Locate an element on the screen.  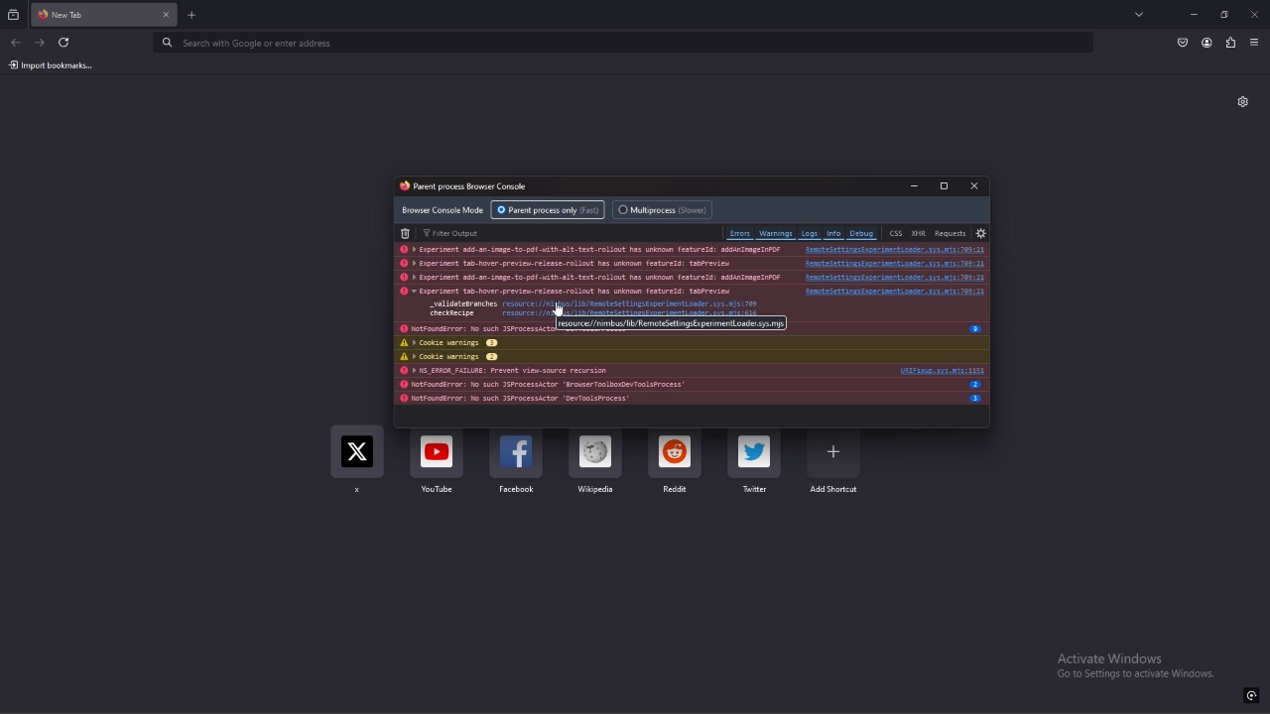
log is located at coordinates (584, 384).